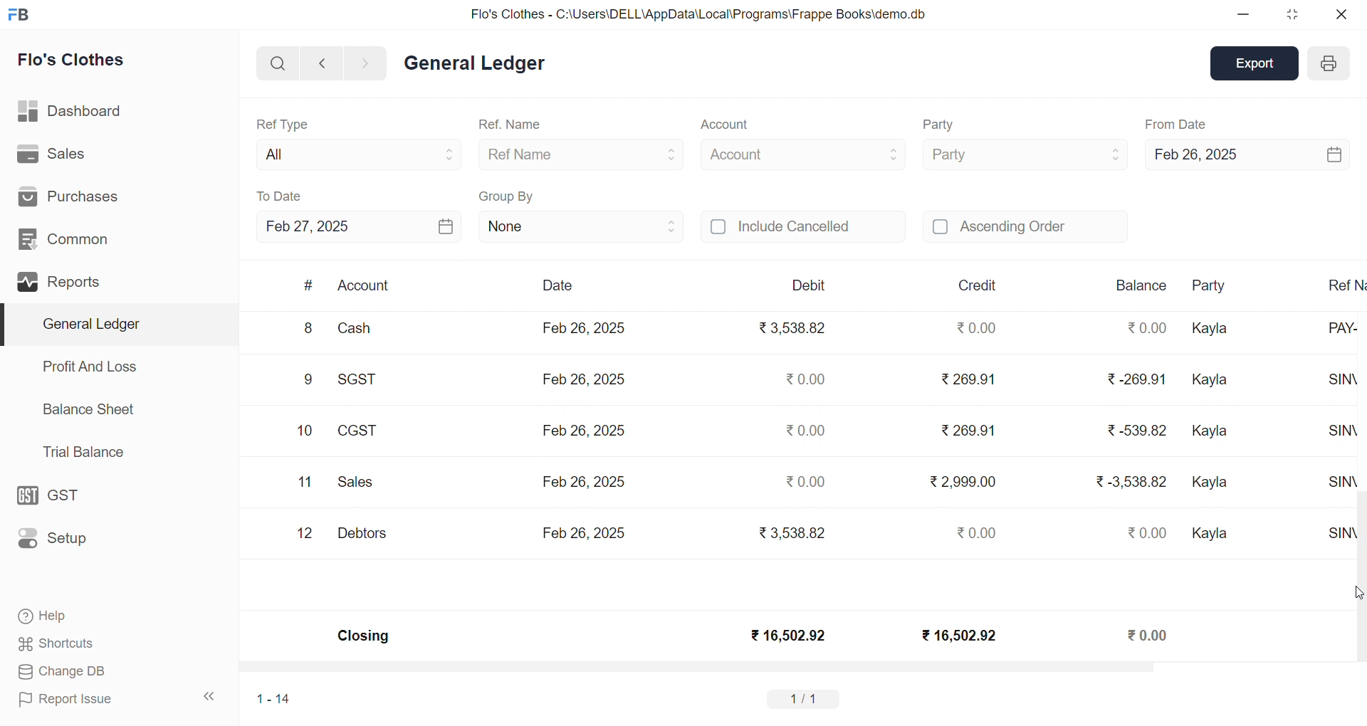 The image size is (1367, 726). What do you see at coordinates (956, 634) in the screenshot?
I see `₹ 16,502.92` at bounding box center [956, 634].